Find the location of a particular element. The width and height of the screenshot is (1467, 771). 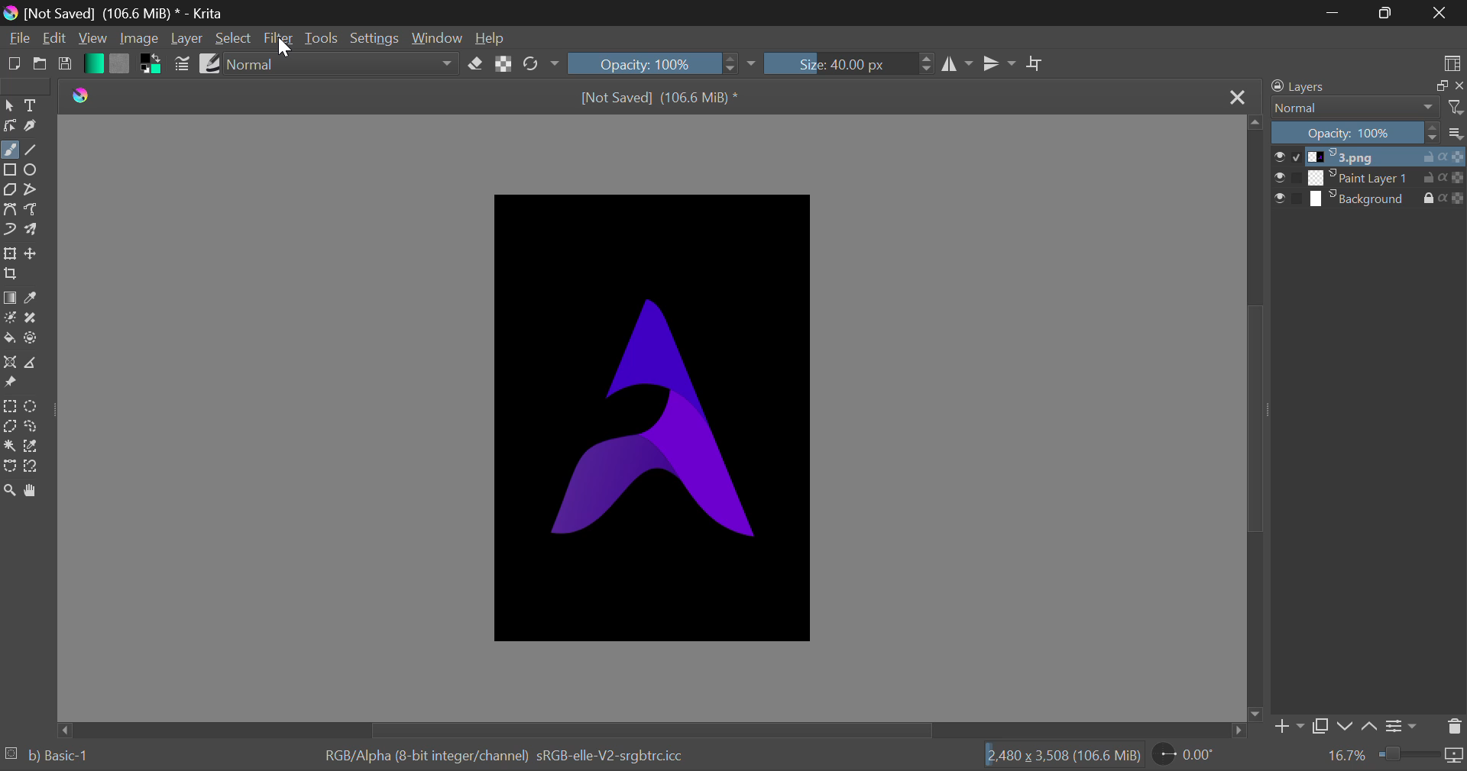

[Not Saved] (106.6 MiB) * is located at coordinates (653, 96).